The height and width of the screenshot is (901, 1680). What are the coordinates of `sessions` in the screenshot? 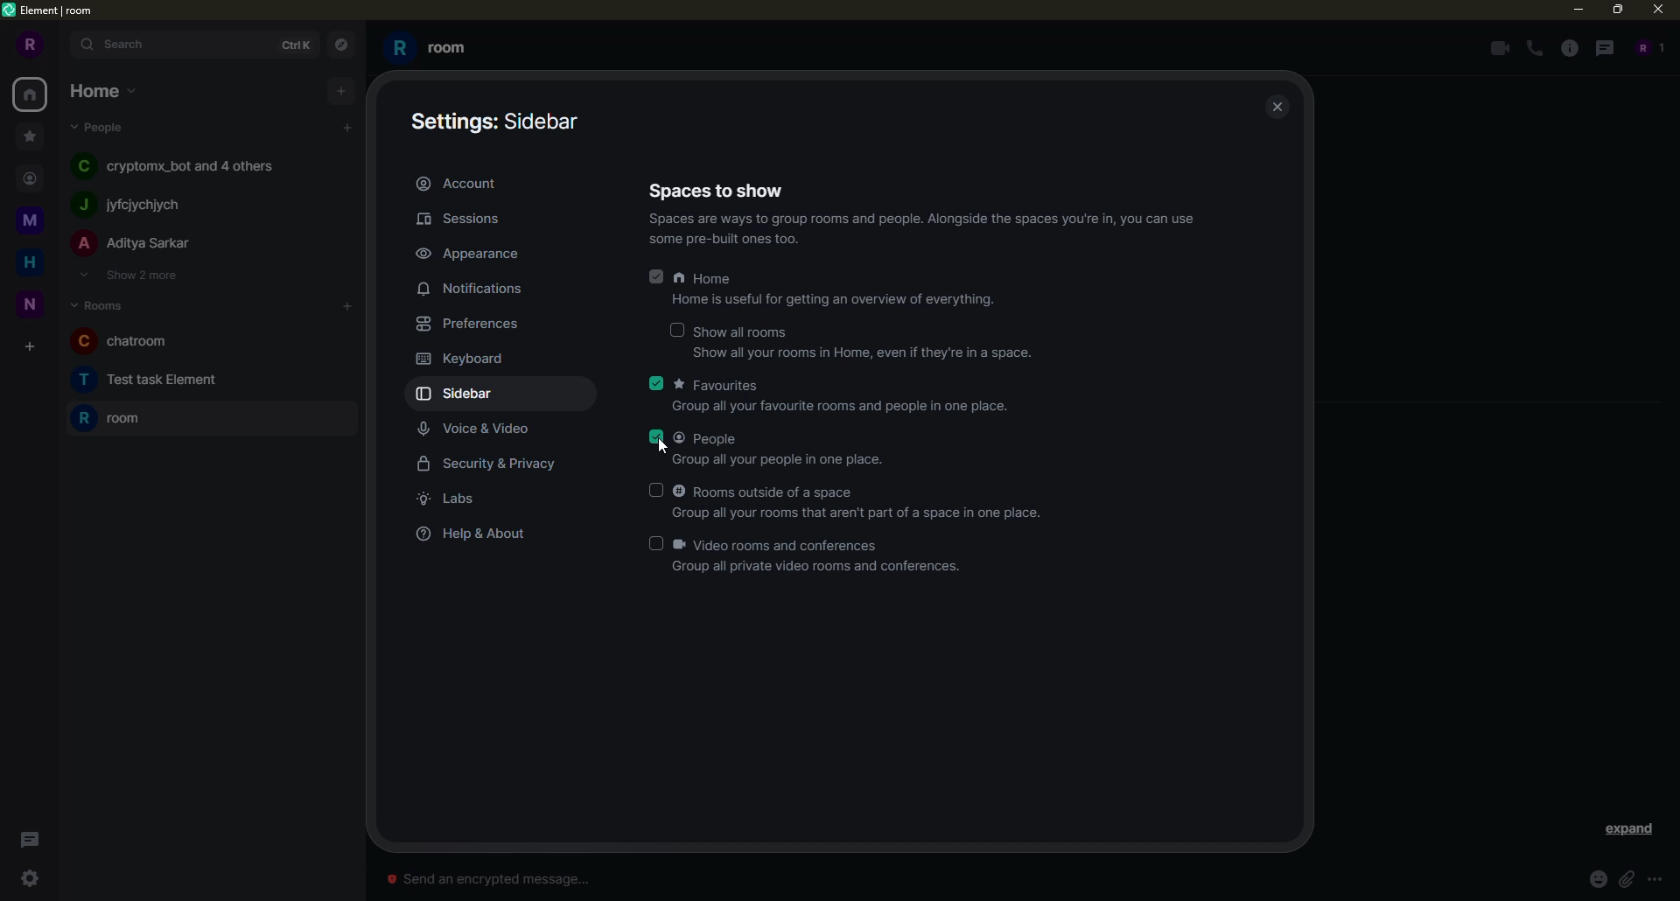 It's located at (464, 219).